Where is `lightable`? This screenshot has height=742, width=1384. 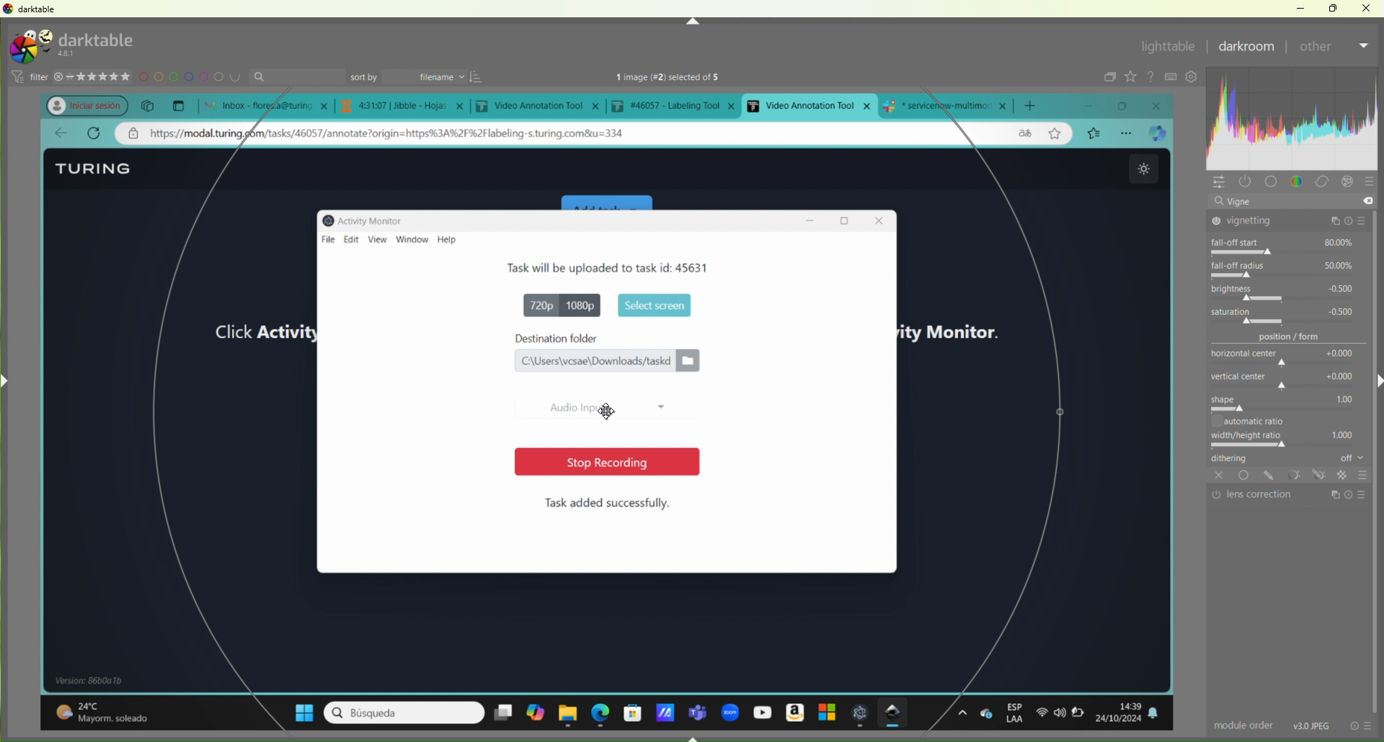 lightable is located at coordinates (1168, 47).